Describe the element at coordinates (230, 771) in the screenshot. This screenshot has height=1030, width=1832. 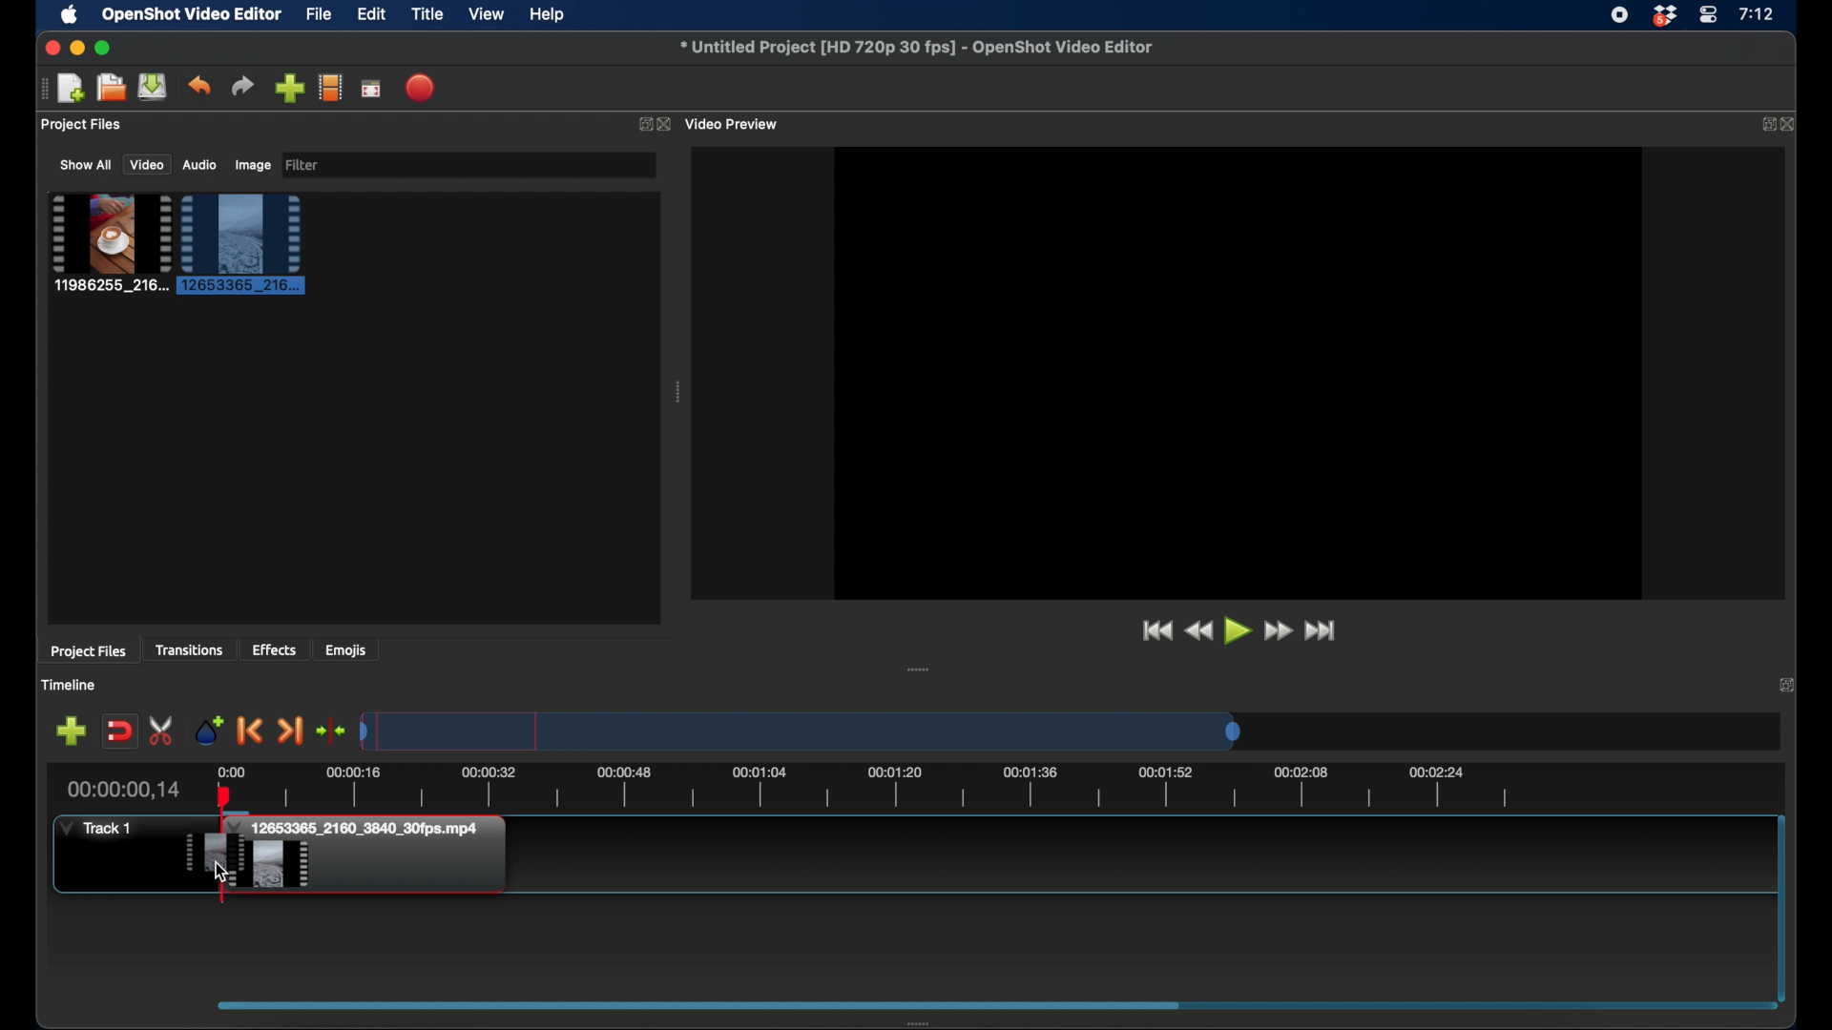
I see `0.00` at that location.